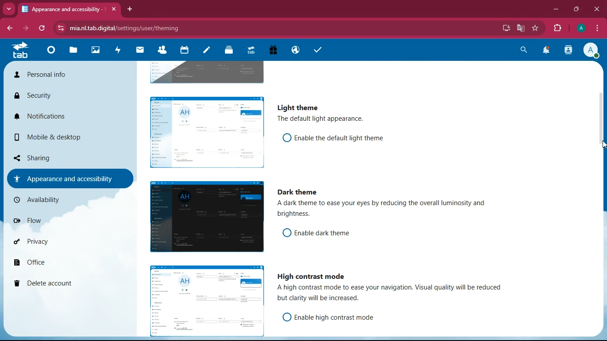 The width and height of the screenshot is (607, 341). What do you see at coordinates (557, 11) in the screenshot?
I see `minimize` at bounding box center [557, 11].